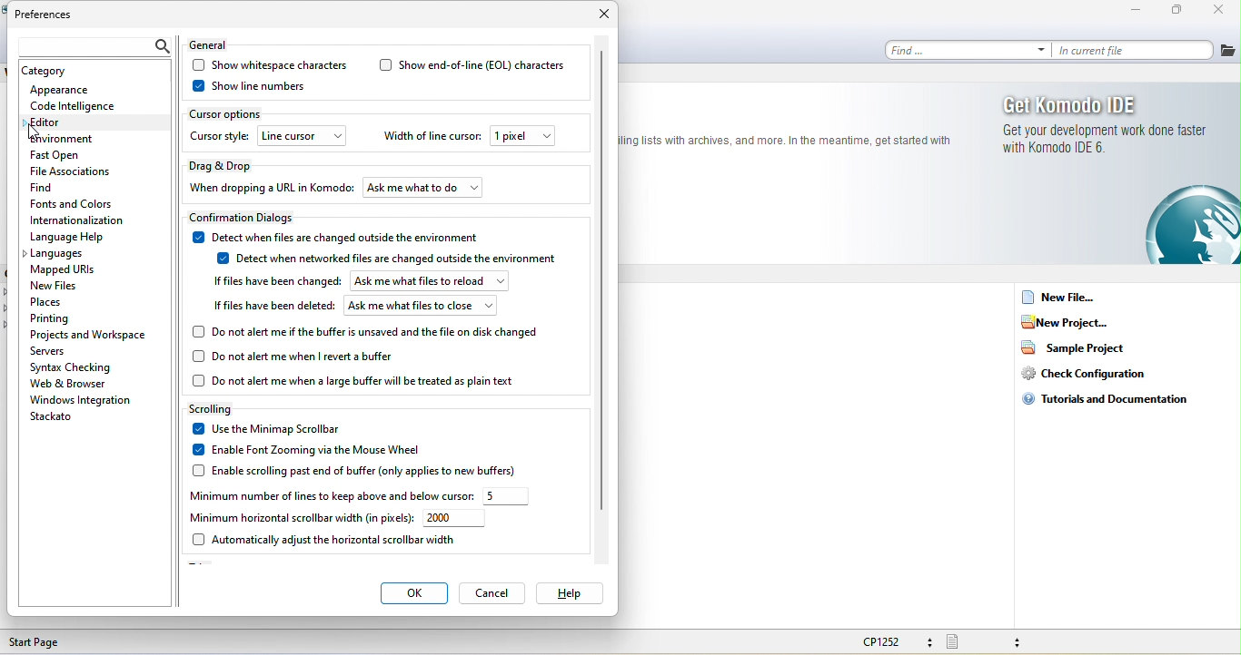  Describe the element at coordinates (303, 137) in the screenshot. I see `line cursor` at that location.